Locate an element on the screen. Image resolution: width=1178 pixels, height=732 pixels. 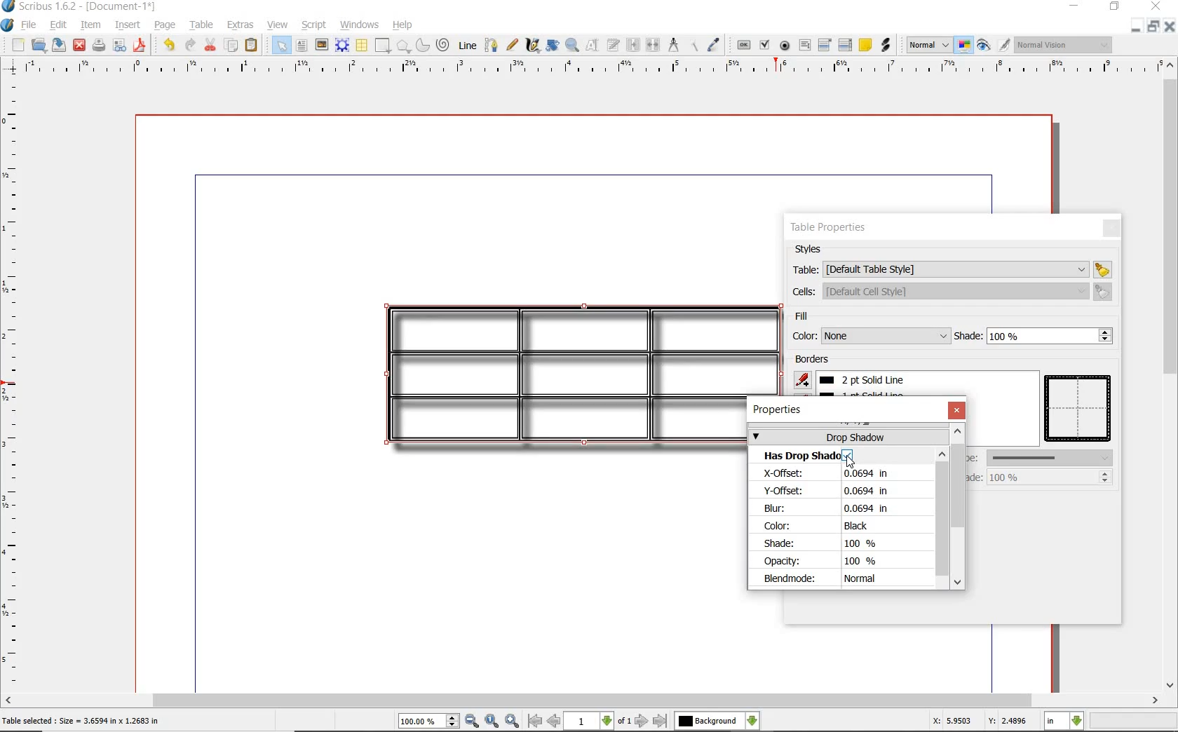
item is located at coordinates (90, 26).